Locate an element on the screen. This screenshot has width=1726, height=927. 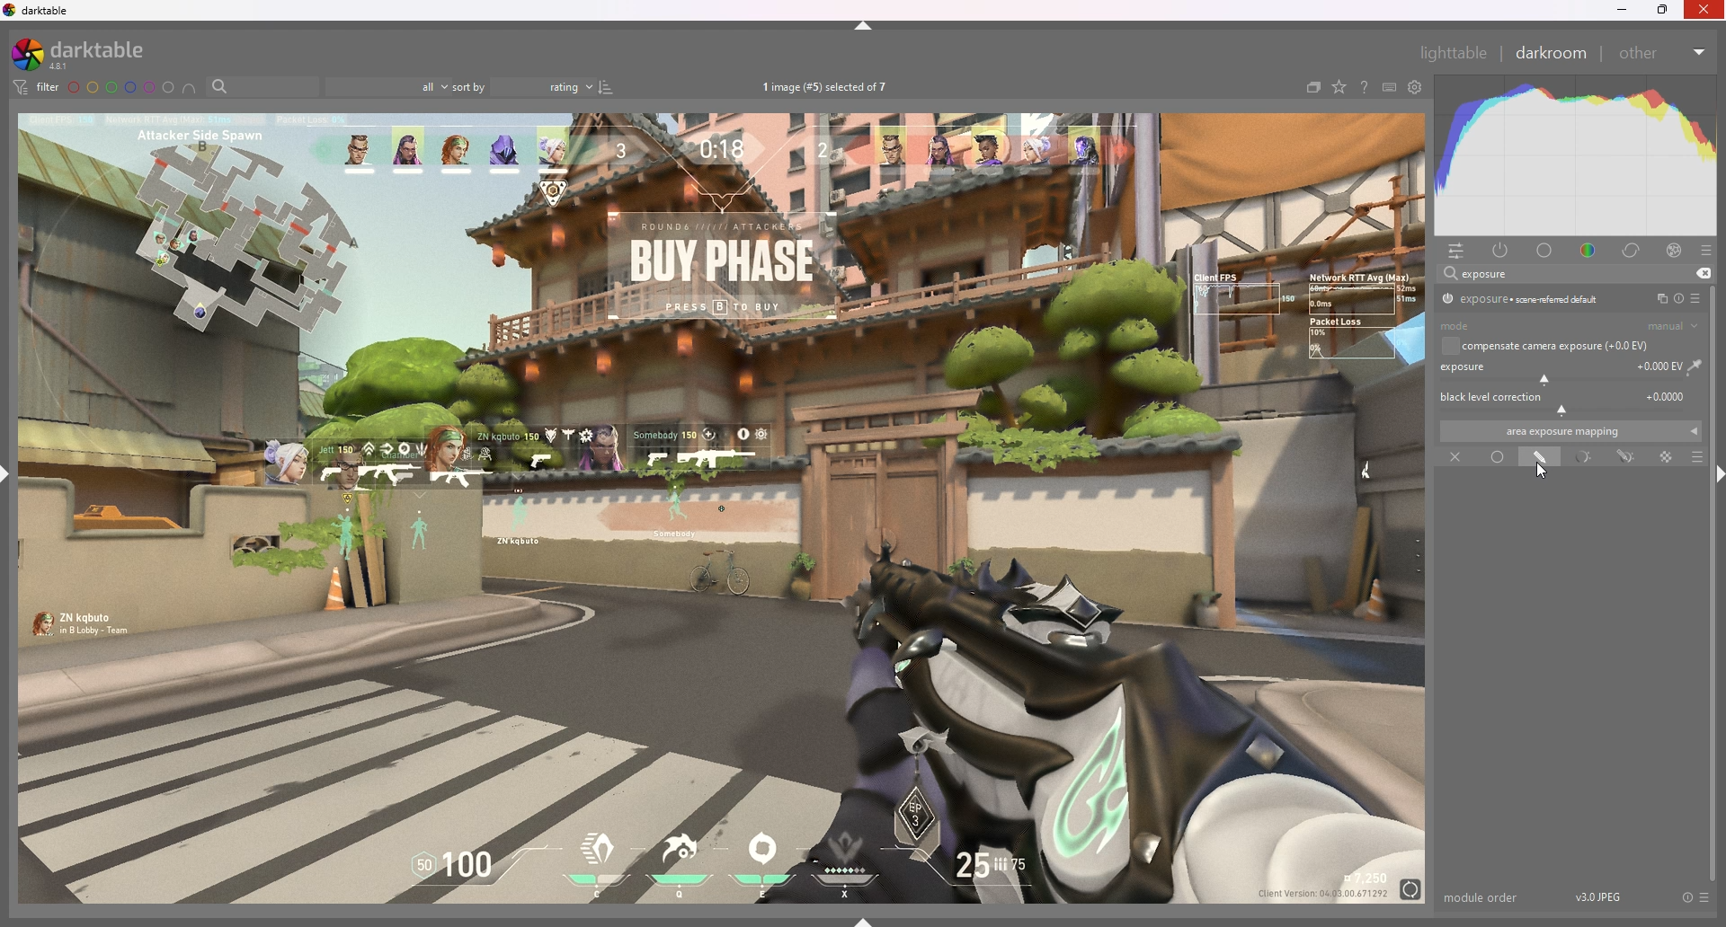
mode is located at coordinates (1570, 327).